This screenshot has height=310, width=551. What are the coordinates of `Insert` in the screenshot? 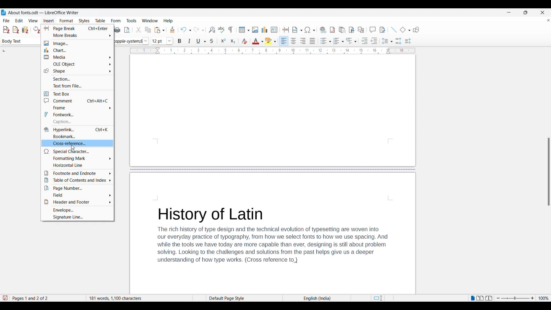 It's located at (48, 21).